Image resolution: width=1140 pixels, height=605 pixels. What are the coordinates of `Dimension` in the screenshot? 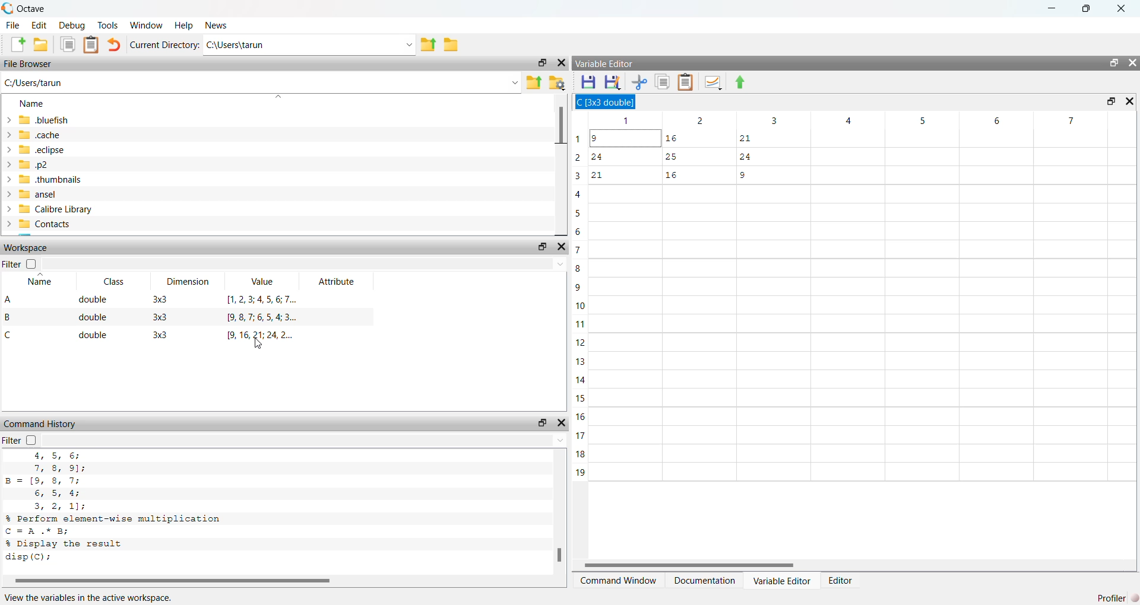 It's located at (191, 282).